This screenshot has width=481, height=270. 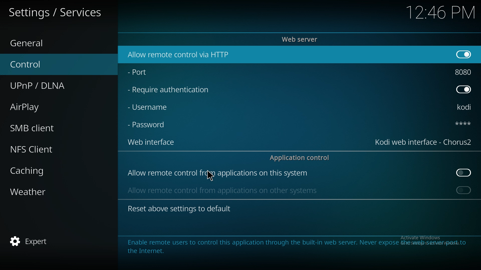 I want to click on services, so click(x=58, y=12).